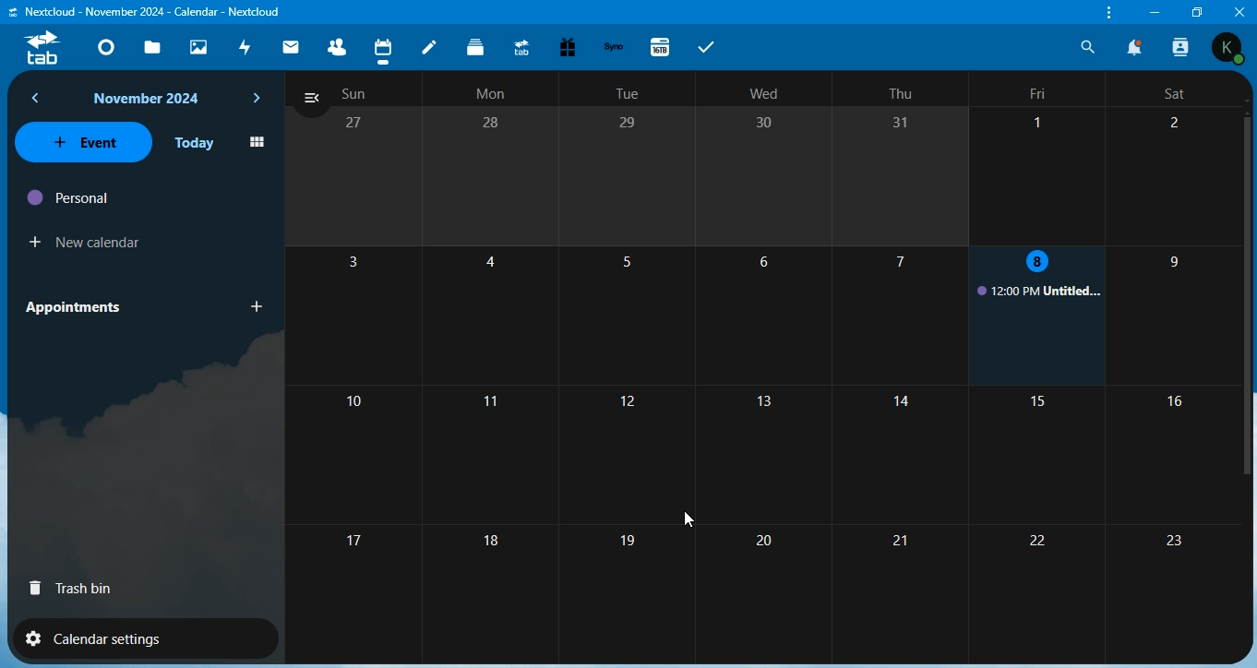 Image resolution: width=1257 pixels, height=668 pixels. I want to click on new calendar, so click(86, 242).